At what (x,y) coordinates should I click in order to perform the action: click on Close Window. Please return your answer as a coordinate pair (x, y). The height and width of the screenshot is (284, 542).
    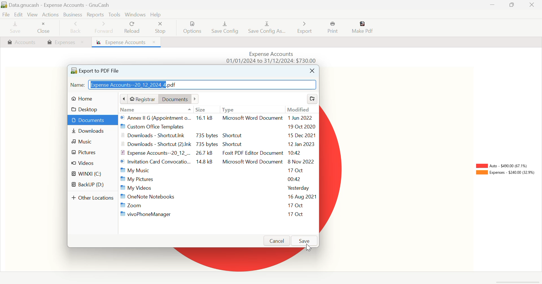
    Looking at the image, I should click on (312, 71).